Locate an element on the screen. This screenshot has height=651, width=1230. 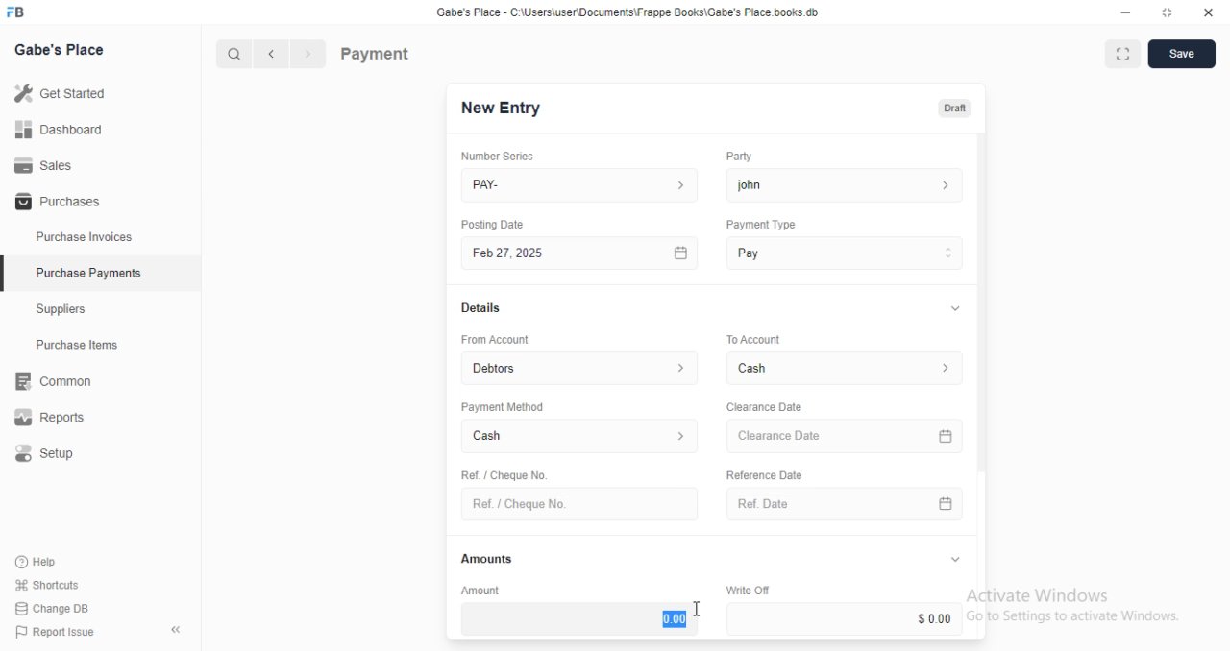
Payment Type is located at coordinates (759, 225).